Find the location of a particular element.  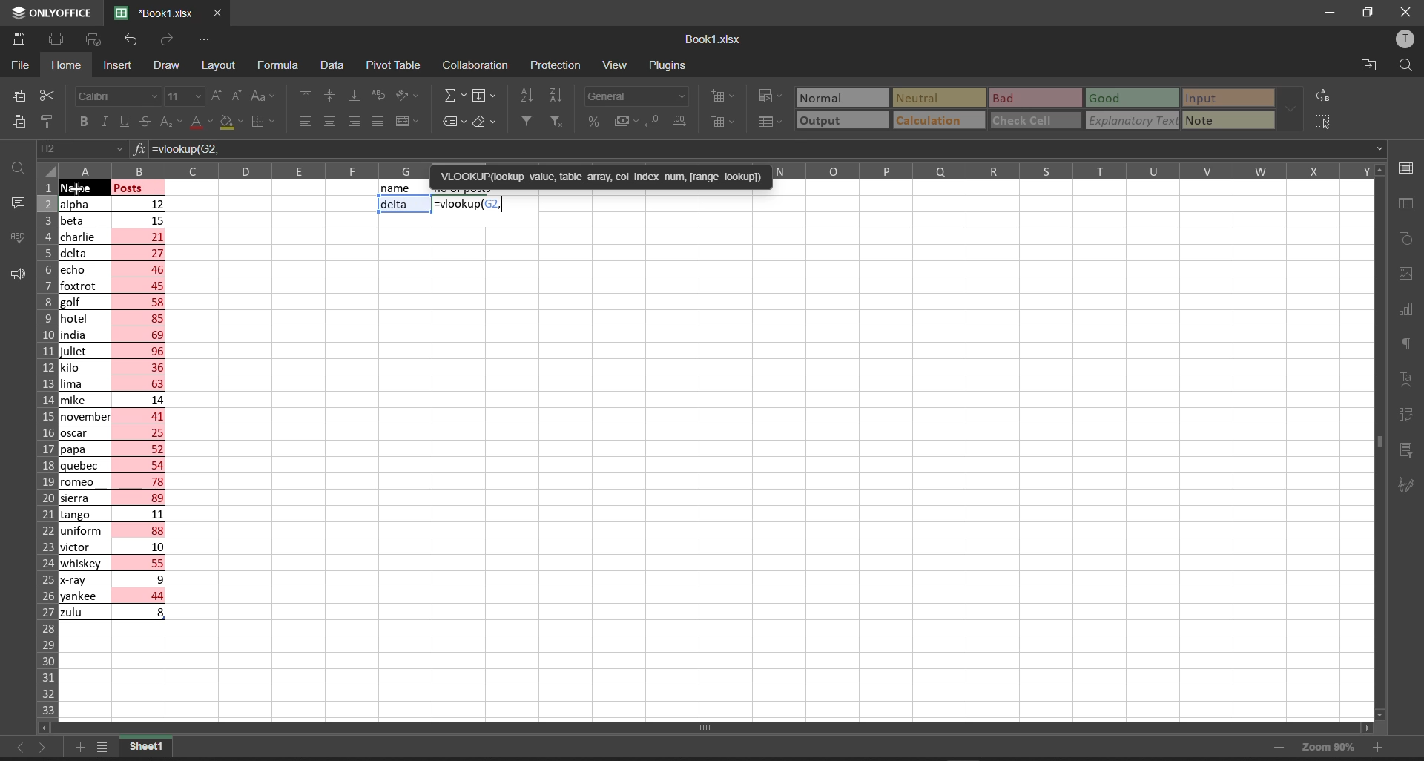

scroll down is located at coordinates (1382, 714).